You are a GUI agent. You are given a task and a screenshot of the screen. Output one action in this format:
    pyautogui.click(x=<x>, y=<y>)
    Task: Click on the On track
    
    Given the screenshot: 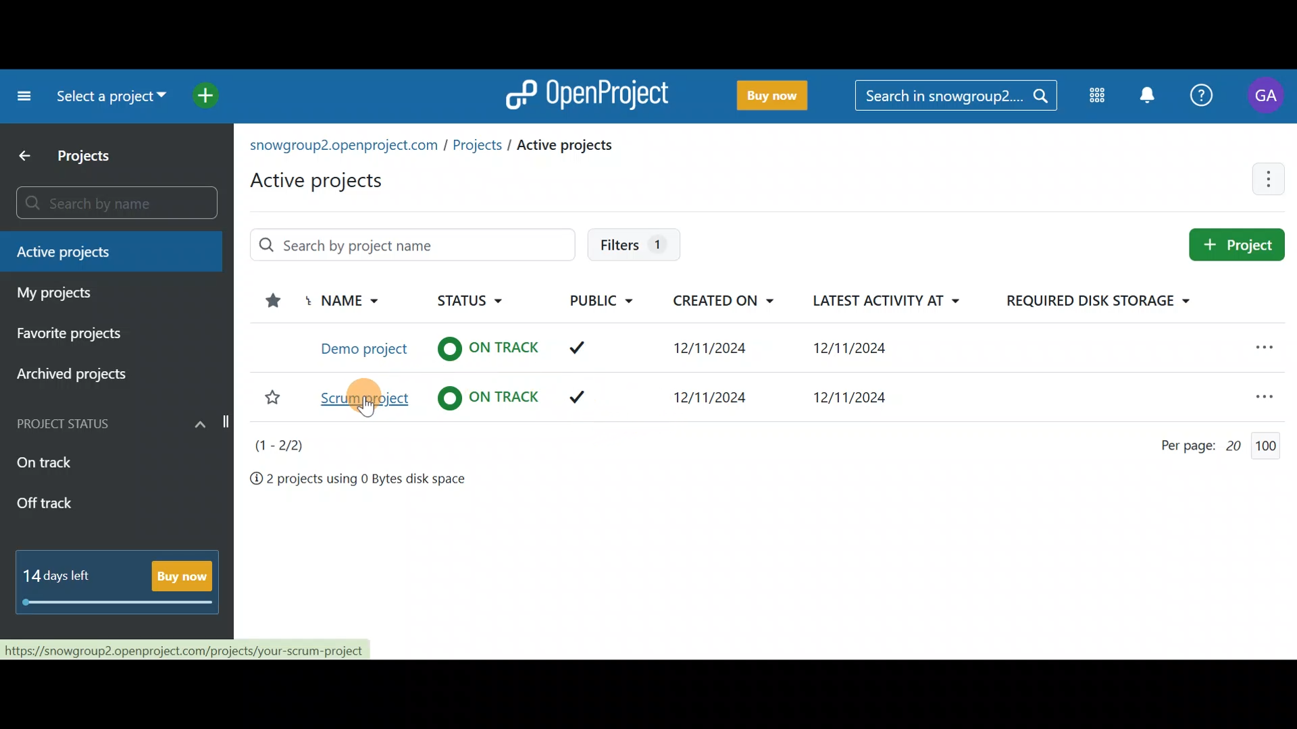 What is the action you would take?
    pyautogui.click(x=88, y=463)
    